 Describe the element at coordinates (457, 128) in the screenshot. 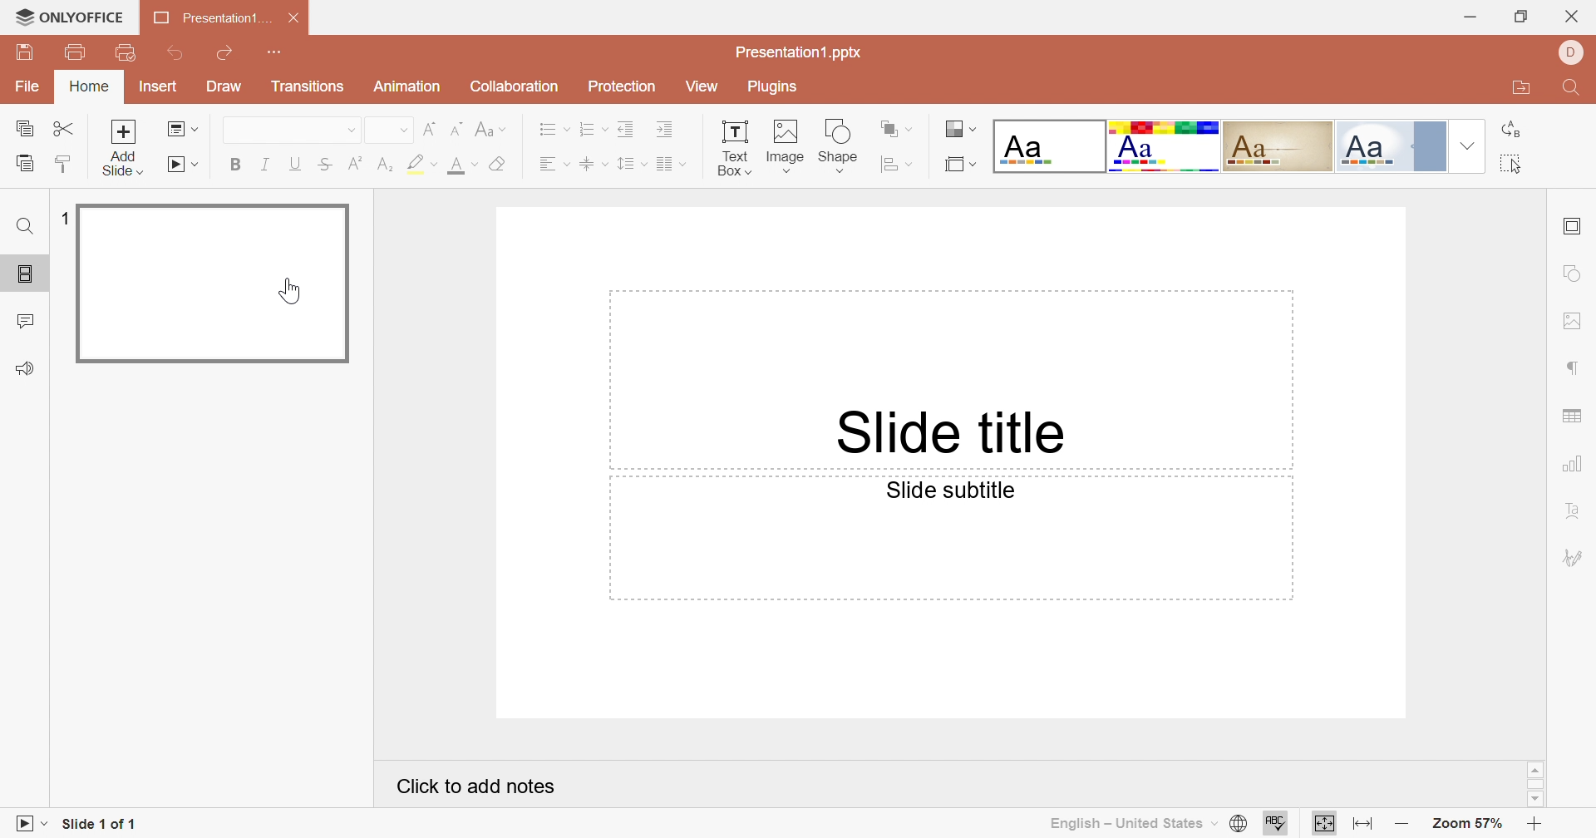

I see `Decrement Font Size` at that location.